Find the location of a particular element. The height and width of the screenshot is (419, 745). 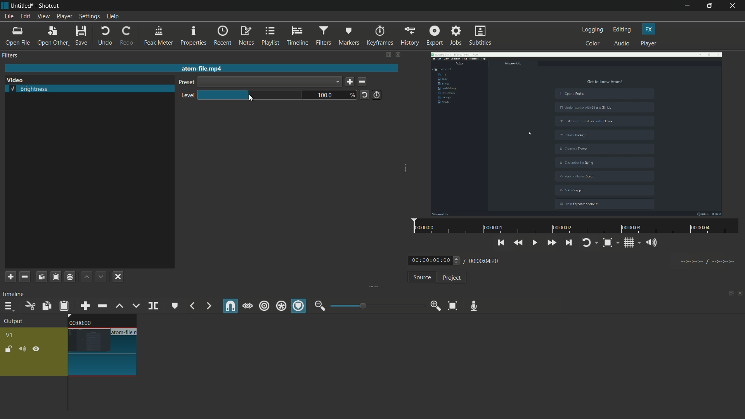

atom-file.mp4 is located at coordinates (201, 68).